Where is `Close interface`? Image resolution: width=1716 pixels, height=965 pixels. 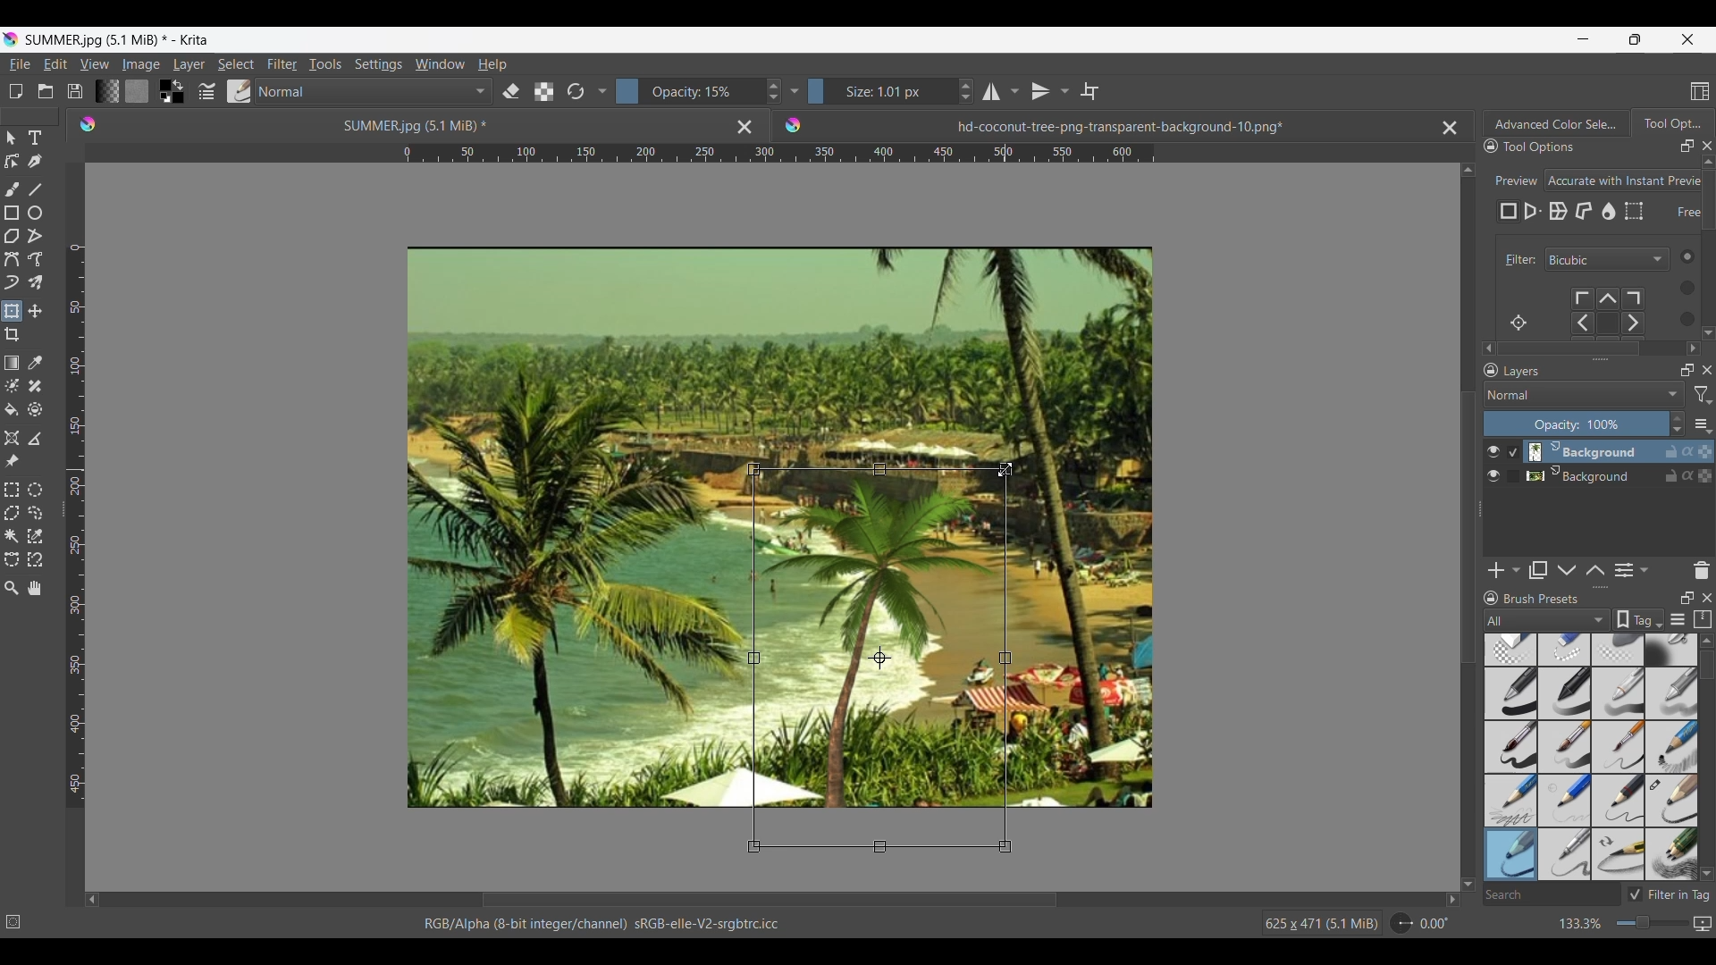 Close interface is located at coordinates (1687, 39).